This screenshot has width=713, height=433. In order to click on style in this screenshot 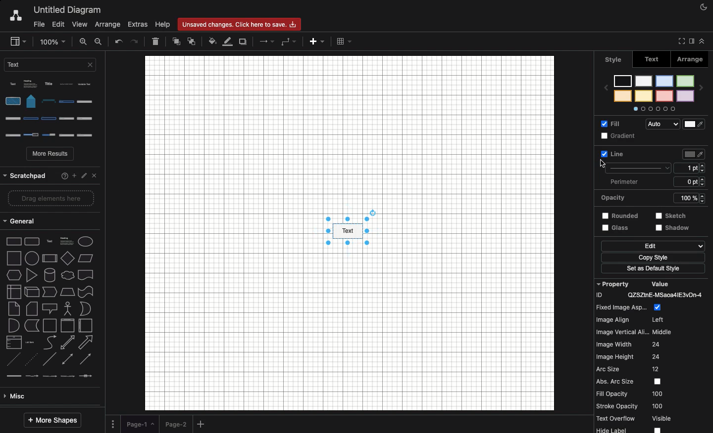, I will do `click(613, 59)`.